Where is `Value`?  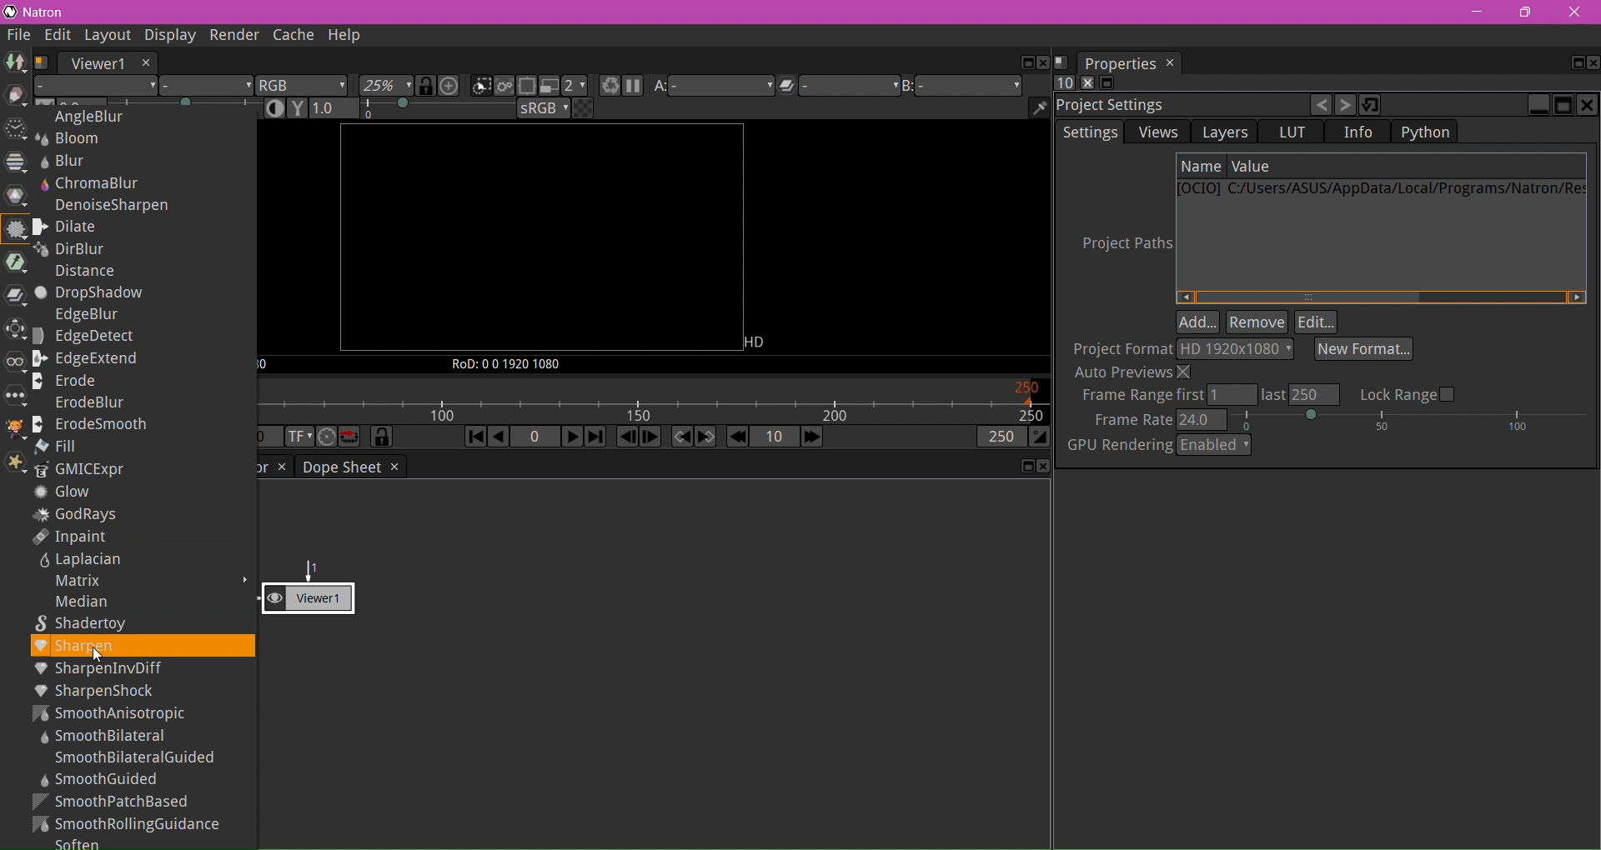
Value is located at coordinates (1255, 167).